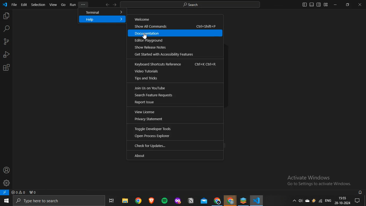  Describe the element at coordinates (320, 201) in the screenshot. I see `wifi` at that location.